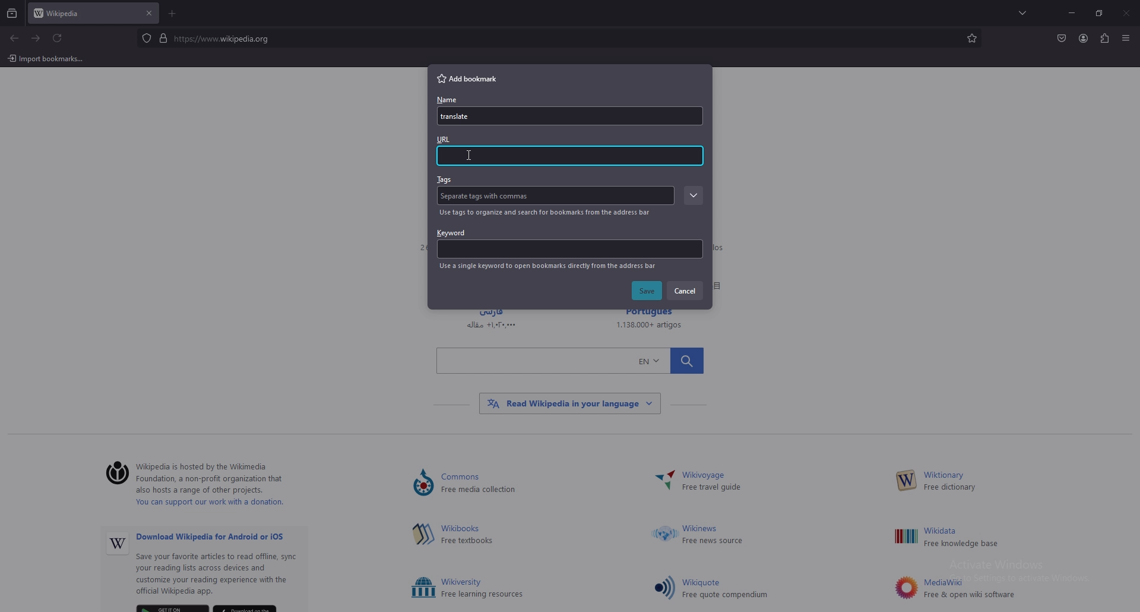  Describe the element at coordinates (903, 588) in the screenshot. I see `` at that location.